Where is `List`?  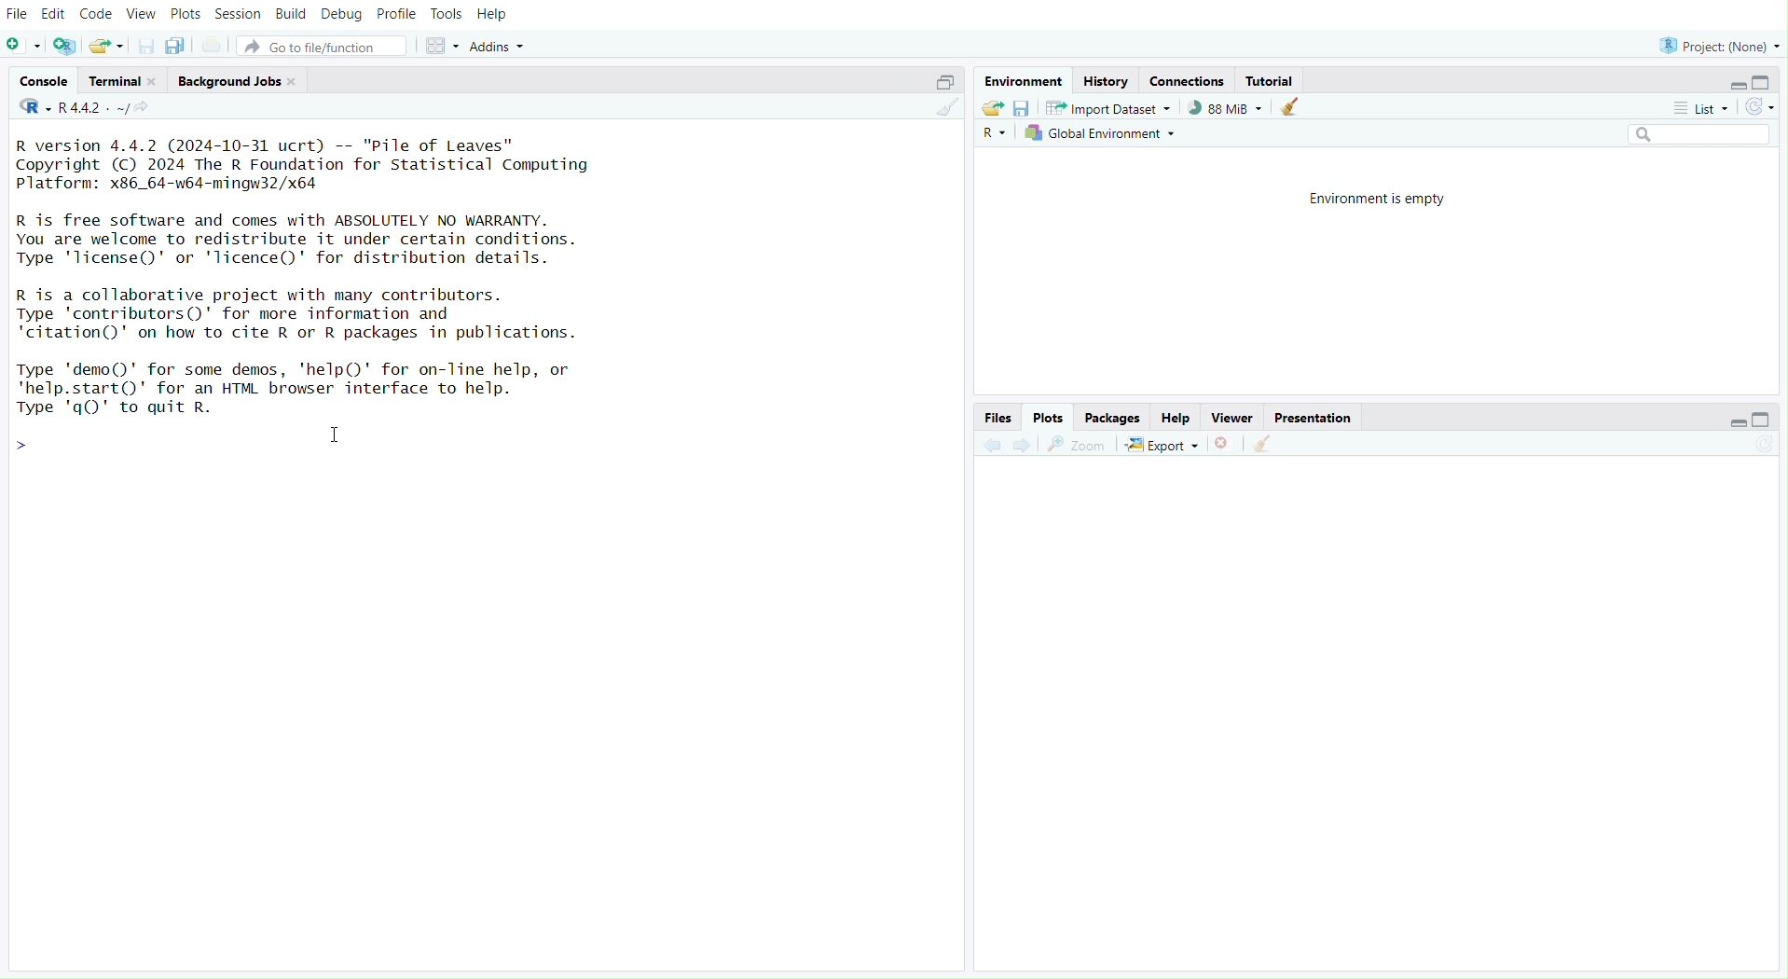
List is located at coordinates (1702, 109).